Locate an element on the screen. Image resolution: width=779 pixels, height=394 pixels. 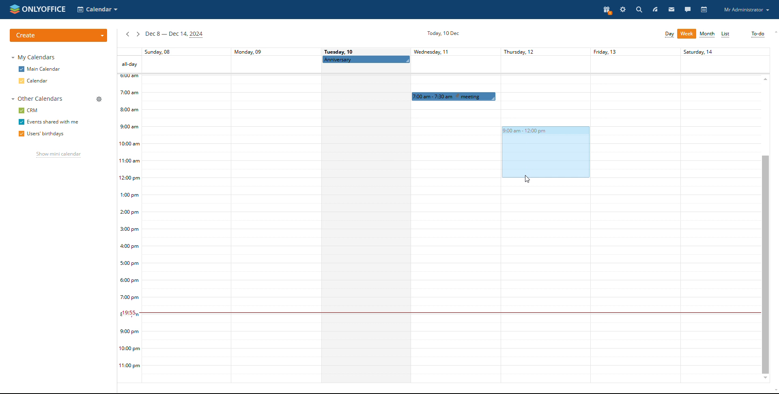
current date is located at coordinates (441, 34).